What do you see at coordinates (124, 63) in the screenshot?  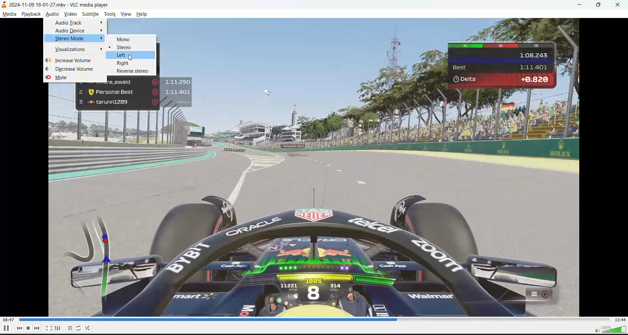 I see `right` at bounding box center [124, 63].